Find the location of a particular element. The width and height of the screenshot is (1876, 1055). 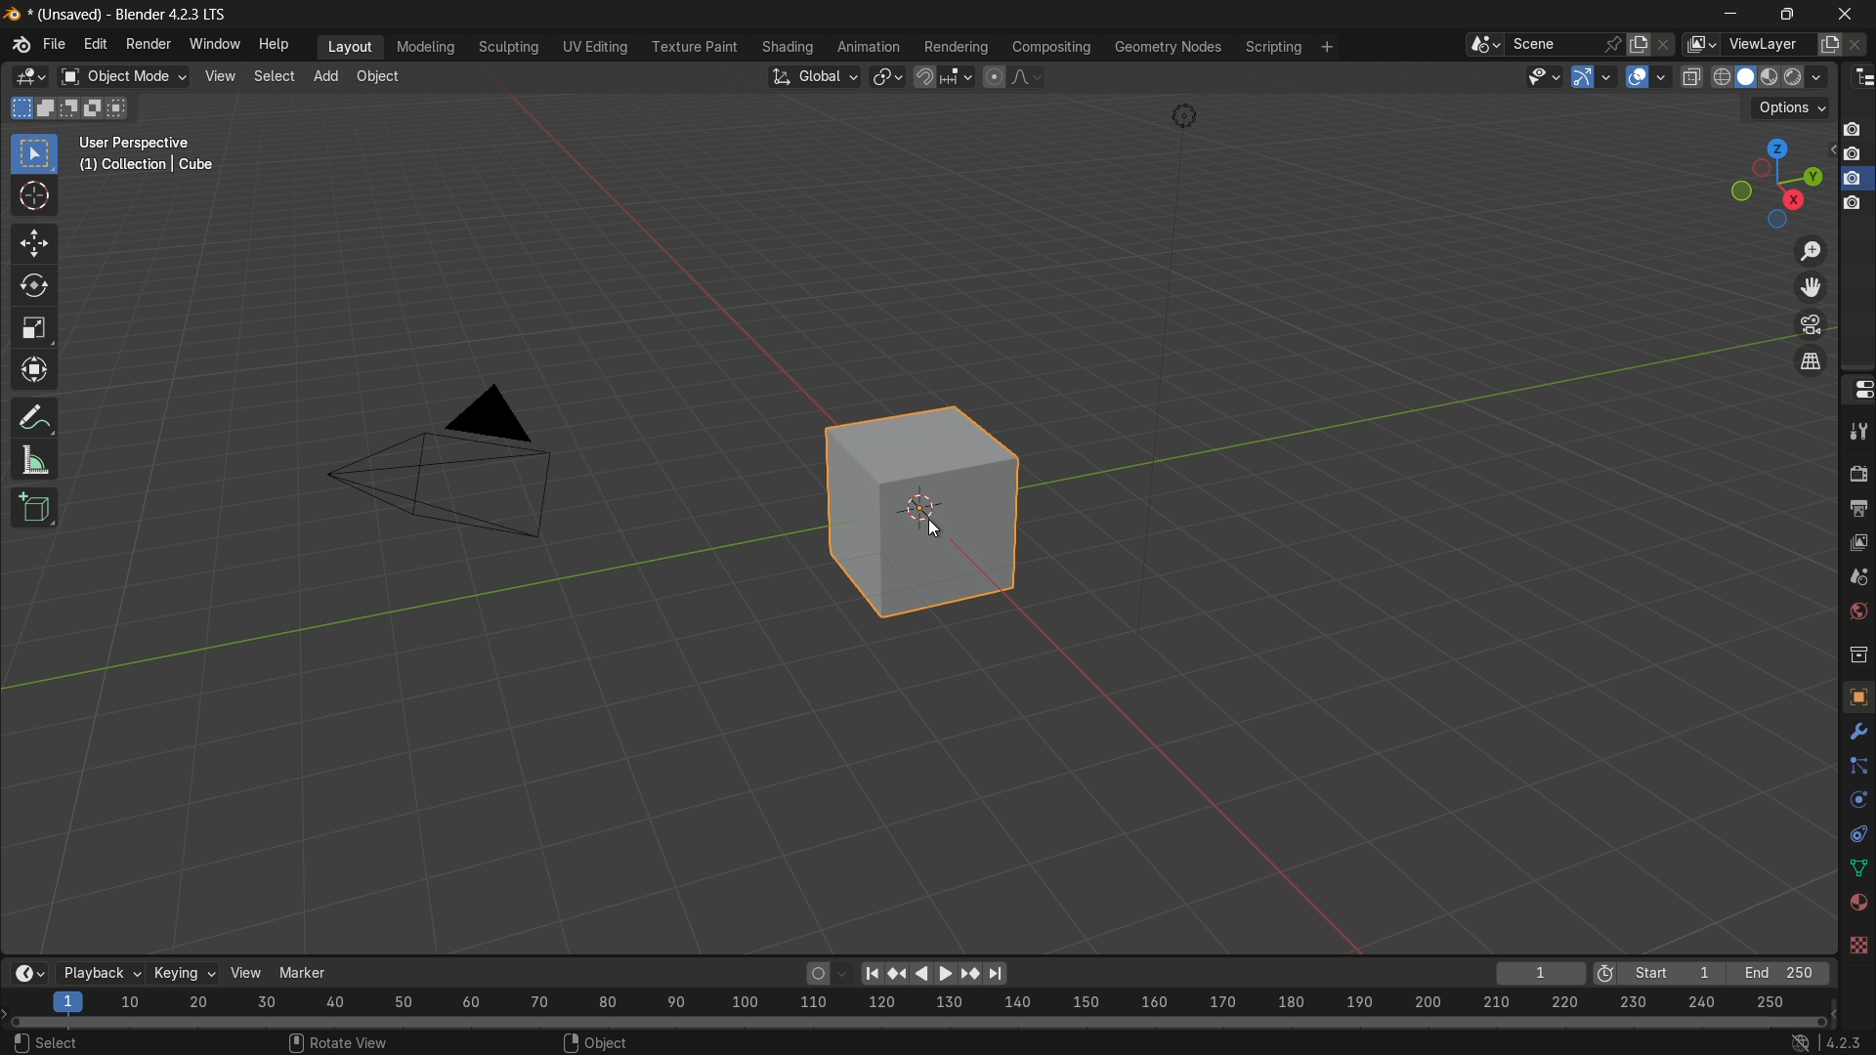

jump to keyframe is located at coordinates (967, 975).